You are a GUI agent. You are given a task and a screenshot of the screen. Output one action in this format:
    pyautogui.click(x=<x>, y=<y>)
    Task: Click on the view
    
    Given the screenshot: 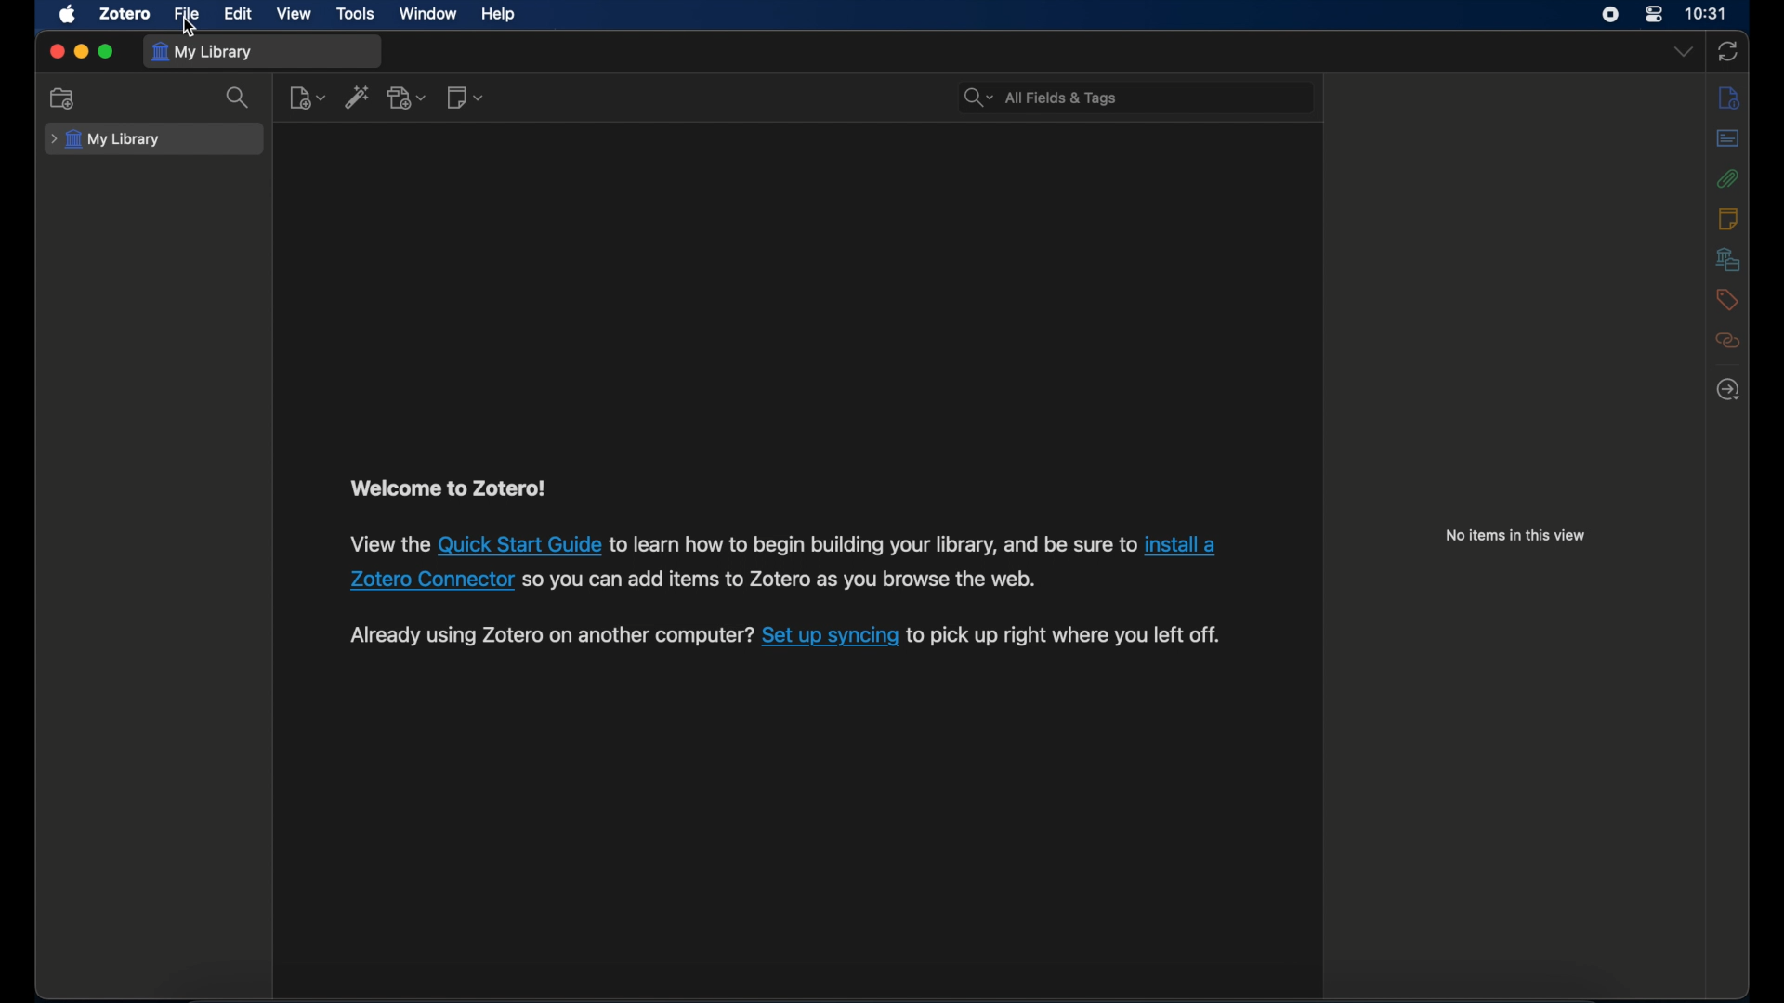 What is the action you would take?
    pyautogui.click(x=295, y=13)
    